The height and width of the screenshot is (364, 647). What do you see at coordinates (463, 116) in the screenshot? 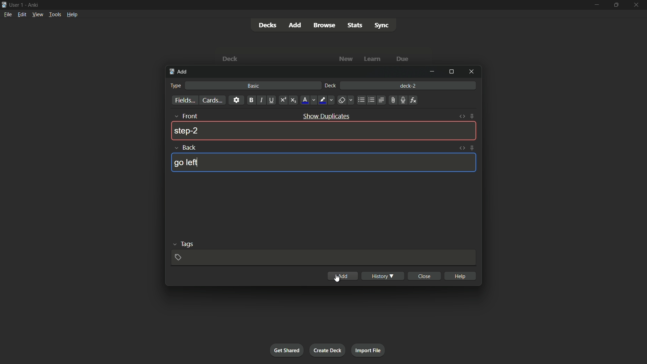
I see `toggle html editor` at bounding box center [463, 116].